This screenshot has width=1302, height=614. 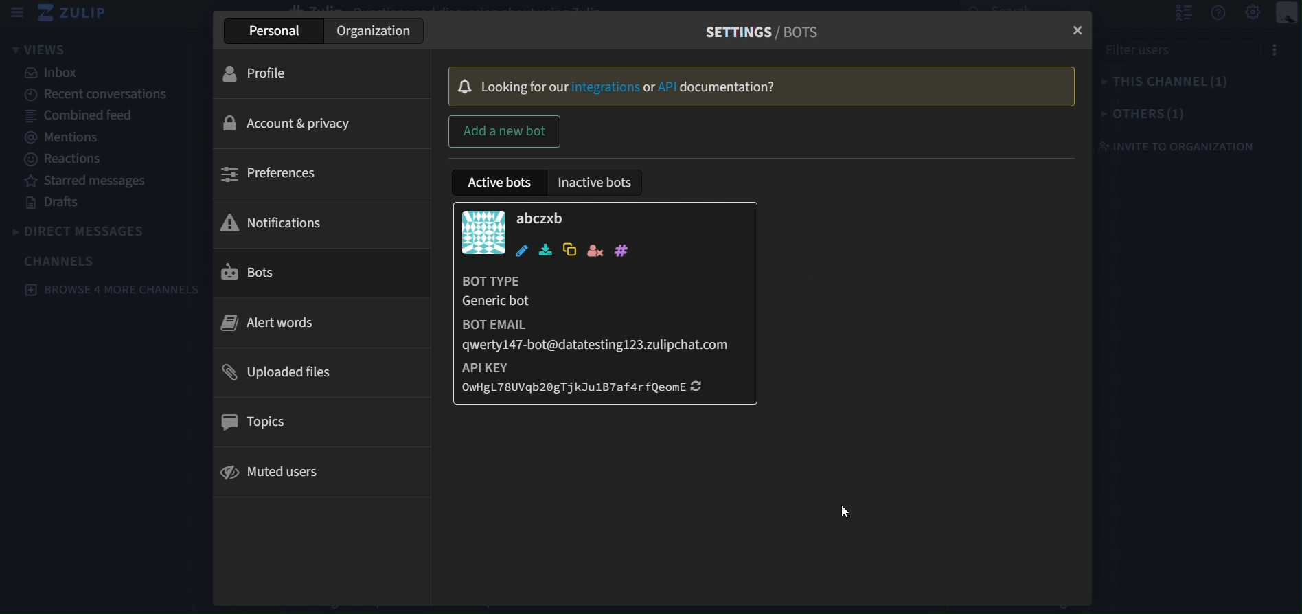 What do you see at coordinates (546, 326) in the screenshot?
I see `Bot Email` at bounding box center [546, 326].